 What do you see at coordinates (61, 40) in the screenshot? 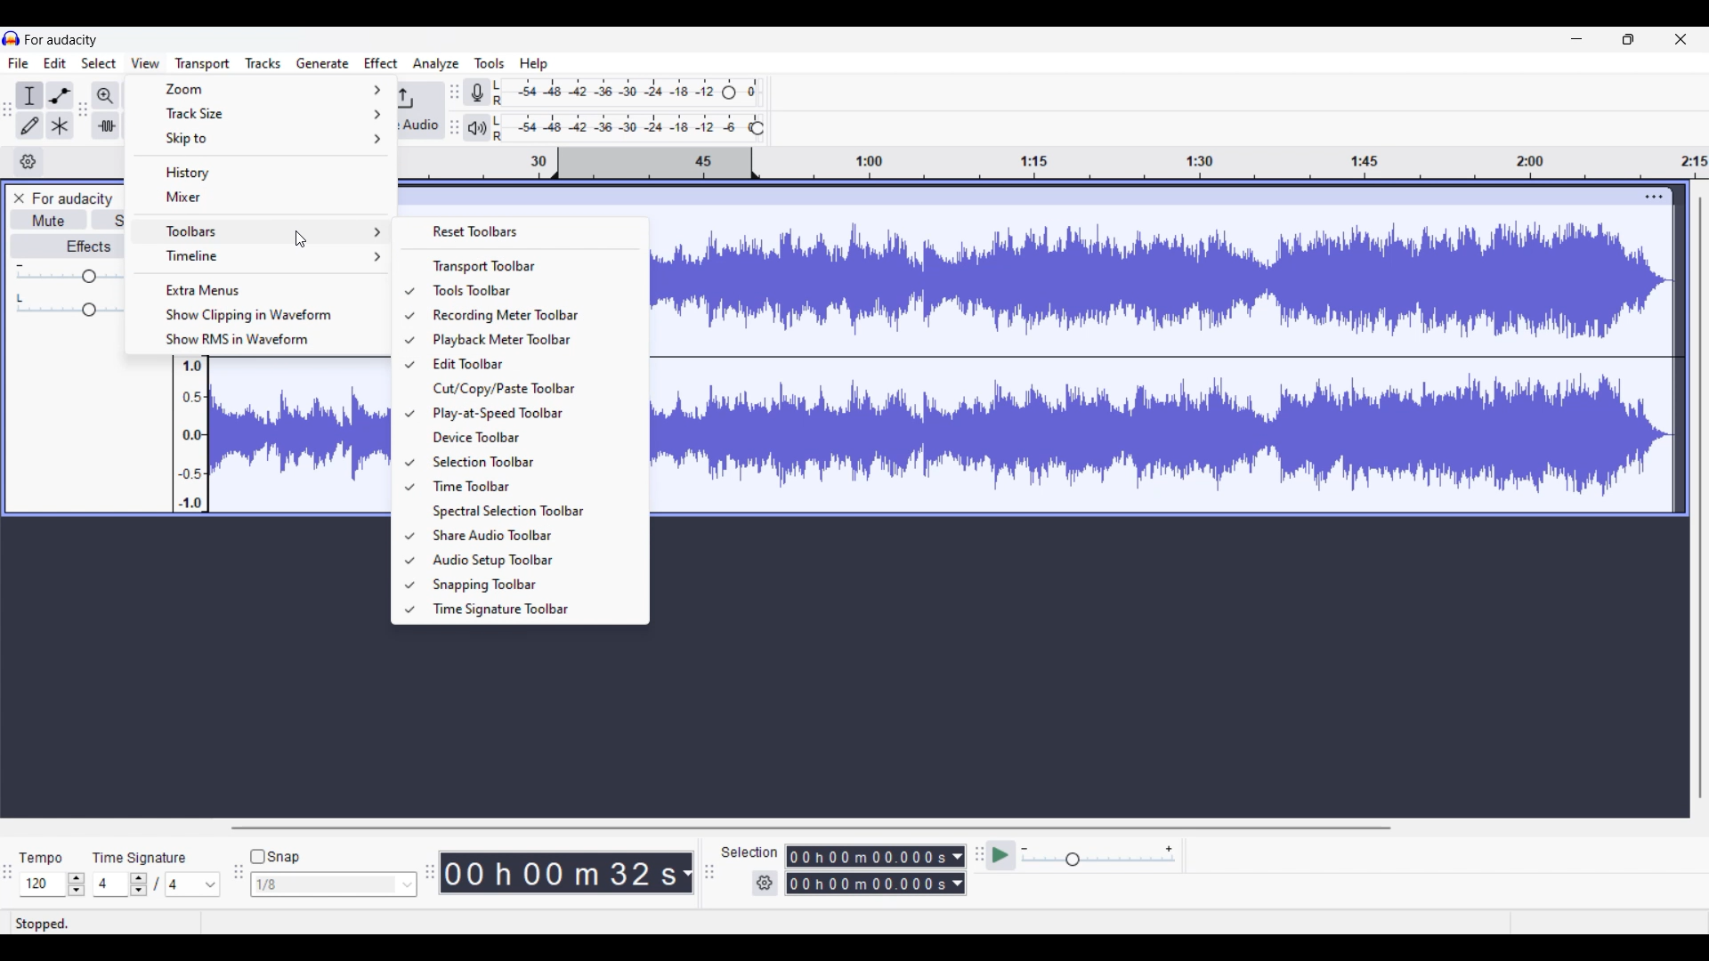
I see `For audacity` at bounding box center [61, 40].